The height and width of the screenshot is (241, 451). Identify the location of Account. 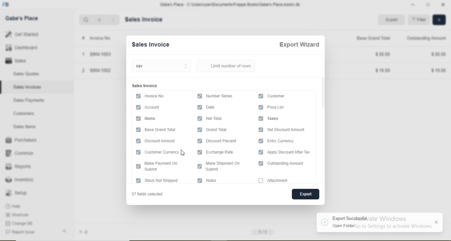
(152, 107).